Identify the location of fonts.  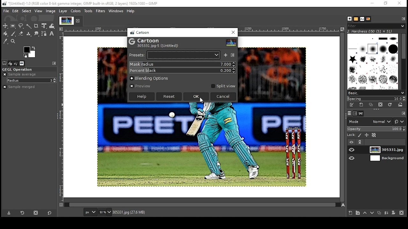
(362, 19).